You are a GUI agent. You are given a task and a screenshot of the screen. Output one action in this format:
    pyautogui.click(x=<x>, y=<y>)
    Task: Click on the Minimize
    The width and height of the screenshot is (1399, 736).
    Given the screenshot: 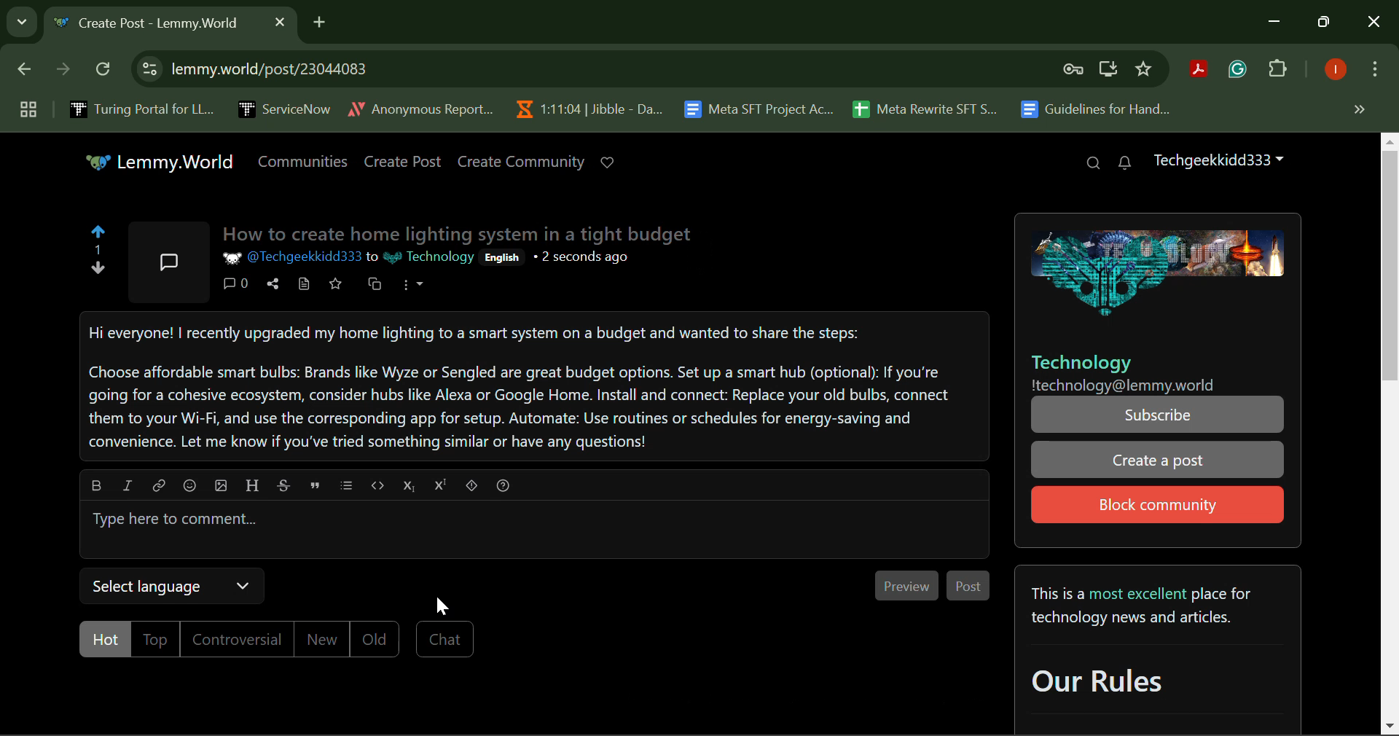 What is the action you would take?
    pyautogui.click(x=1326, y=23)
    